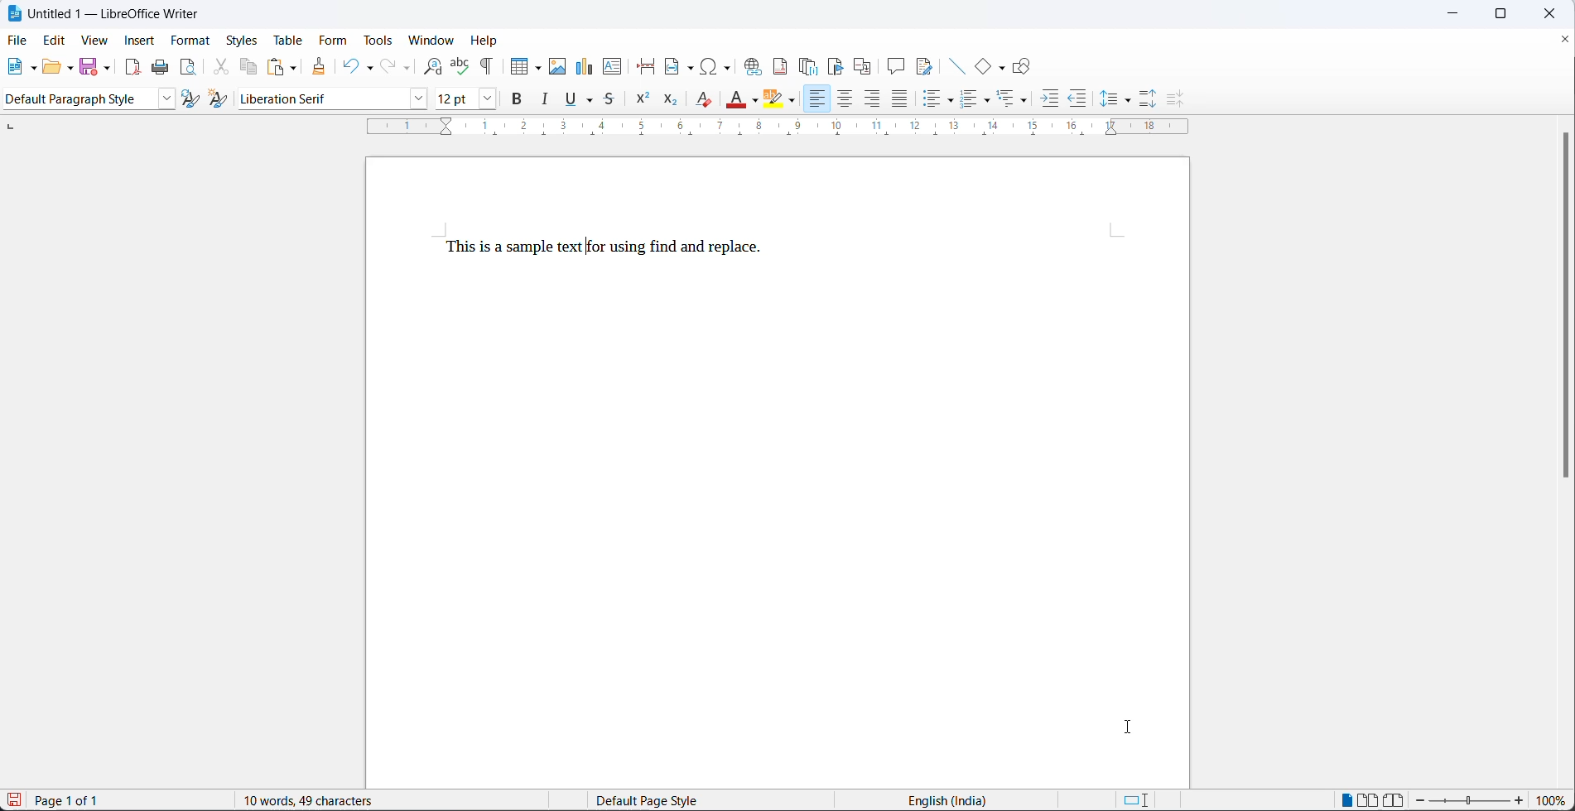 The height and width of the screenshot is (811, 1575). Describe the element at coordinates (460, 61) in the screenshot. I see `spellings` at that location.